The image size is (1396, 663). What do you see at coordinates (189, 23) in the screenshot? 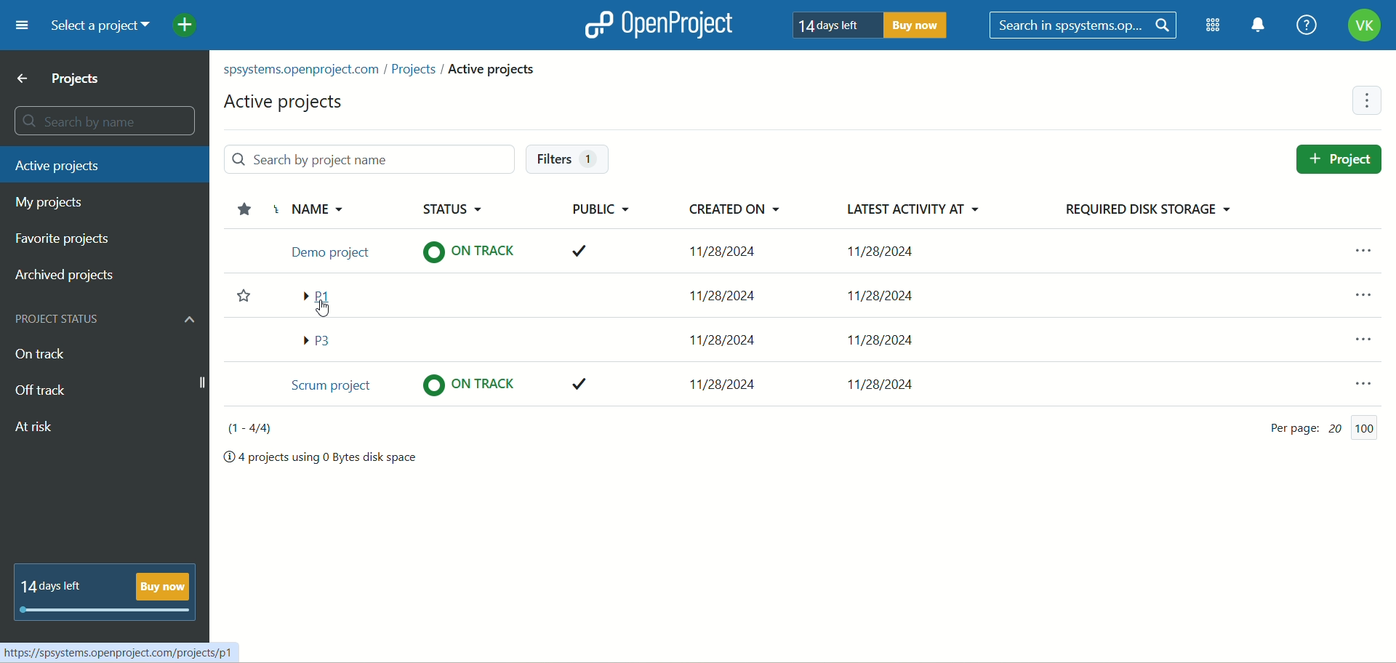
I see `add project` at bounding box center [189, 23].